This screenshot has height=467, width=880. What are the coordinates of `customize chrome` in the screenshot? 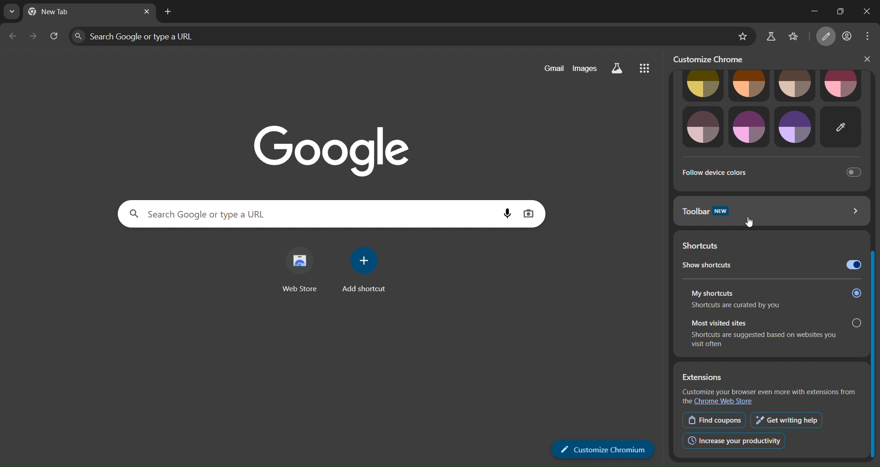 It's located at (715, 59).